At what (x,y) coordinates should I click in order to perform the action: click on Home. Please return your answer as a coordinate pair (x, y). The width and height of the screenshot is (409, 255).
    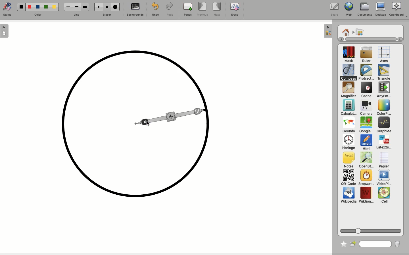
    Looking at the image, I should click on (346, 32).